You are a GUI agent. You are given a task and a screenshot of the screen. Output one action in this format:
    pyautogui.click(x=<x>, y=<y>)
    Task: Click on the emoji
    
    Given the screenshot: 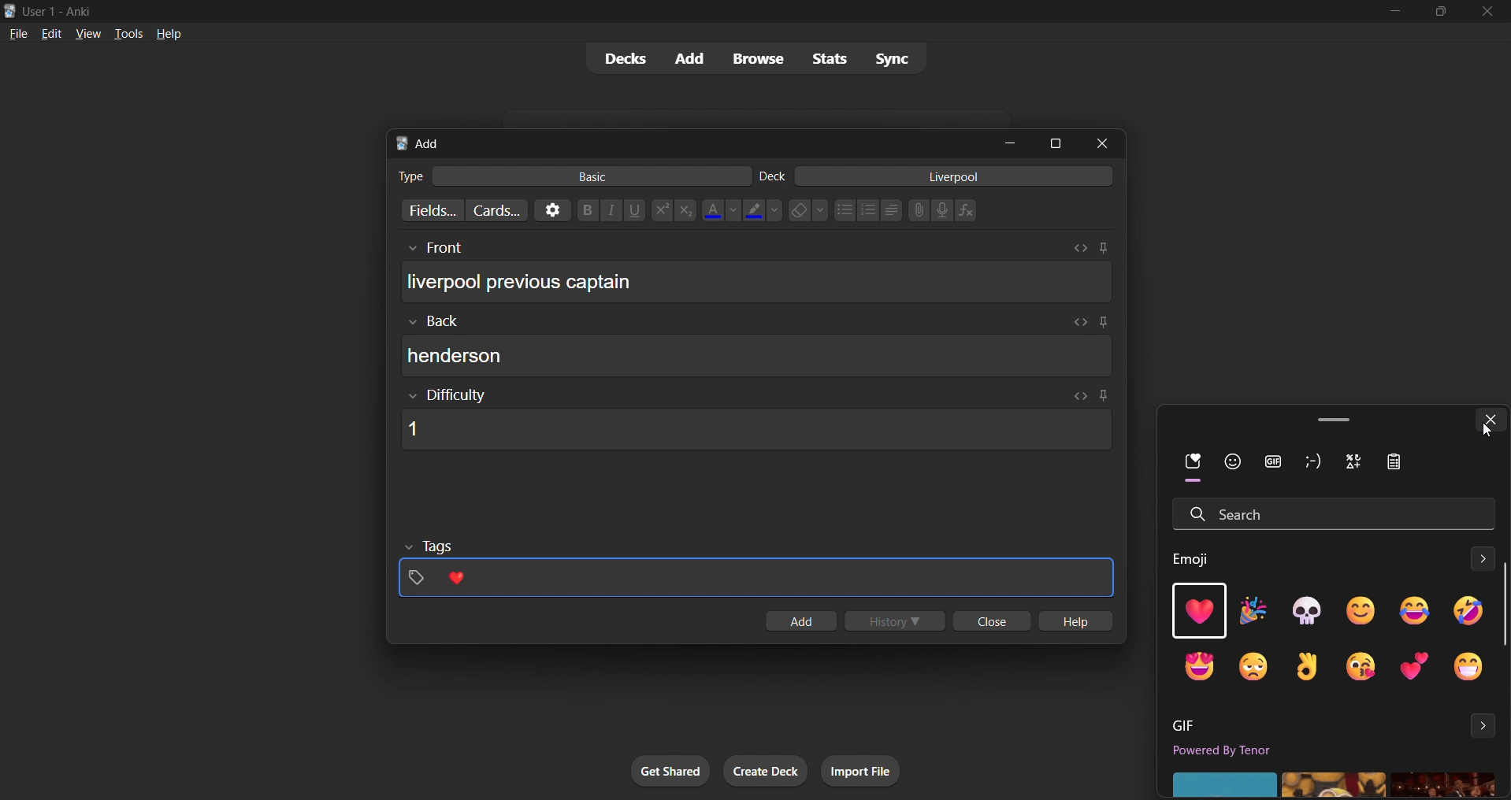 What is the action you would take?
    pyautogui.click(x=1359, y=610)
    